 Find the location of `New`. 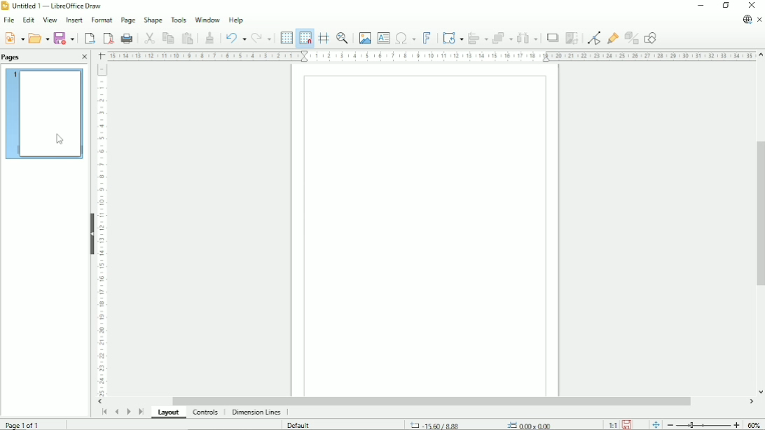

New is located at coordinates (13, 37).